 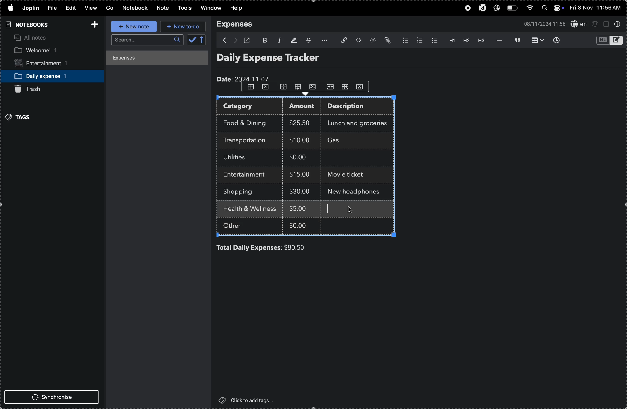 What do you see at coordinates (48, 76) in the screenshot?
I see `daily expense notebook` at bounding box center [48, 76].